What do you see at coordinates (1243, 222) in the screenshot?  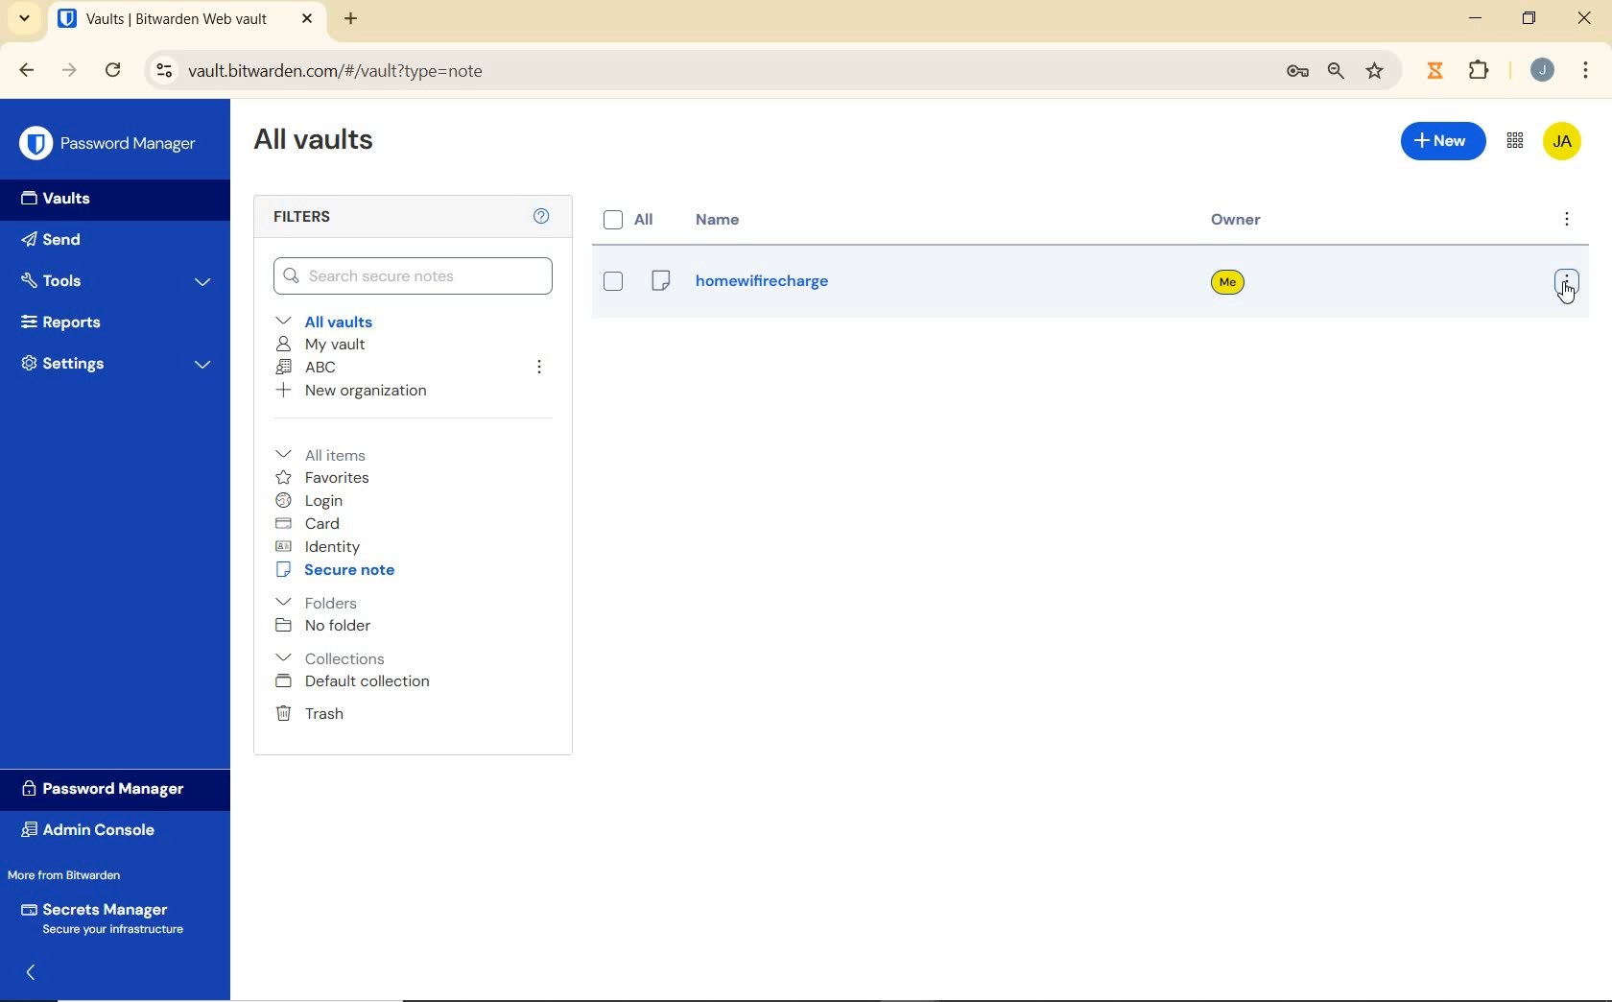 I see `owner` at bounding box center [1243, 222].